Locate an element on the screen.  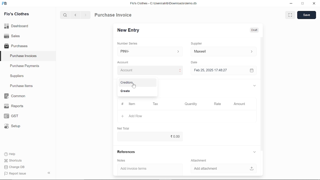
Shortcuts is located at coordinates (12, 161).